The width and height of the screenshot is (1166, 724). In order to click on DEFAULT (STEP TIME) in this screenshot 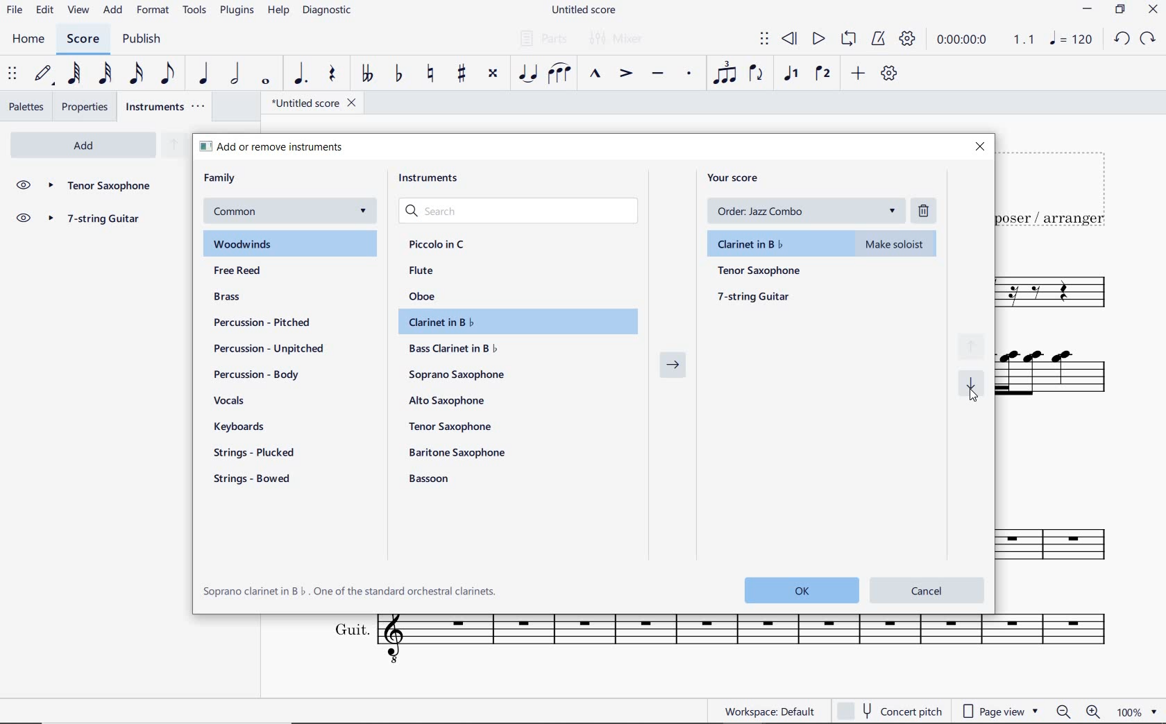, I will do `click(43, 75)`.